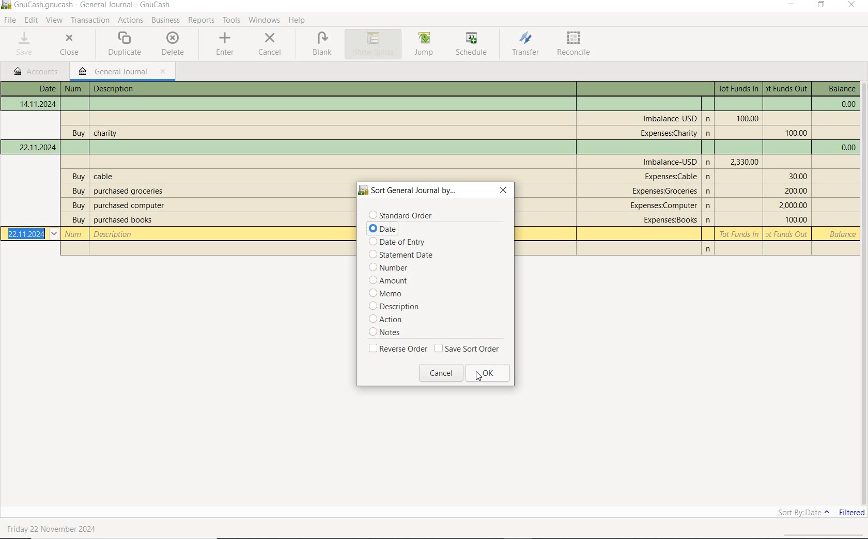 This screenshot has width=868, height=539. What do you see at coordinates (79, 178) in the screenshot?
I see `buy` at bounding box center [79, 178].